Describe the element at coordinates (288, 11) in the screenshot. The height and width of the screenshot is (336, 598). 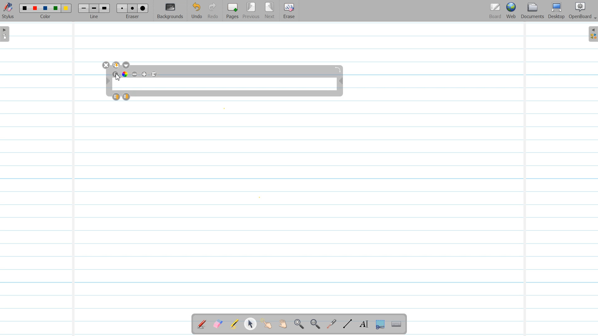
I see `Erase` at that location.